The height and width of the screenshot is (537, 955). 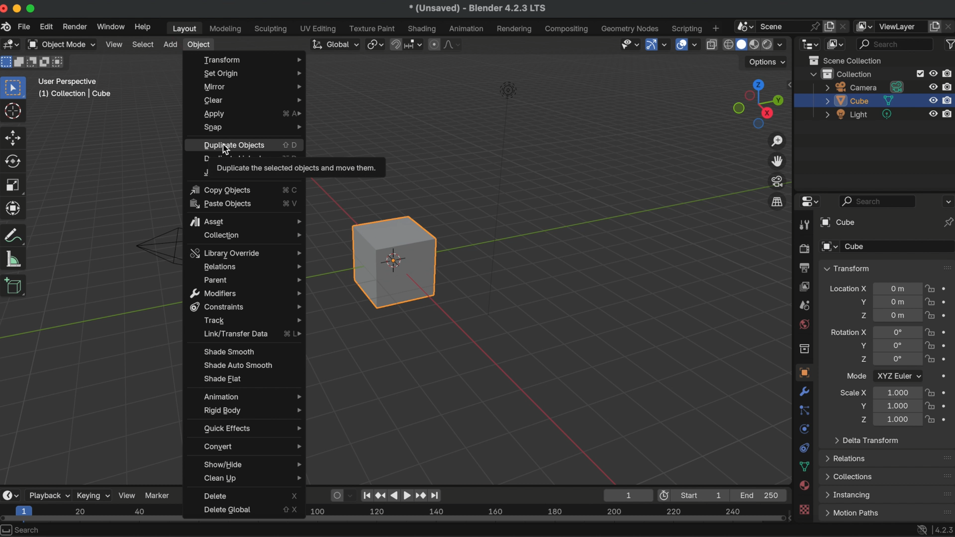 I want to click on collection, so click(x=804, y=349).